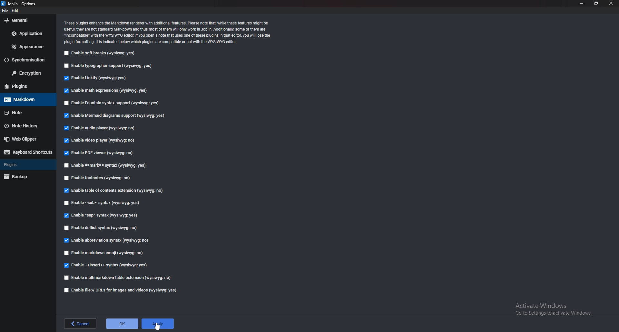  I want to click on back, so click(81, 324).